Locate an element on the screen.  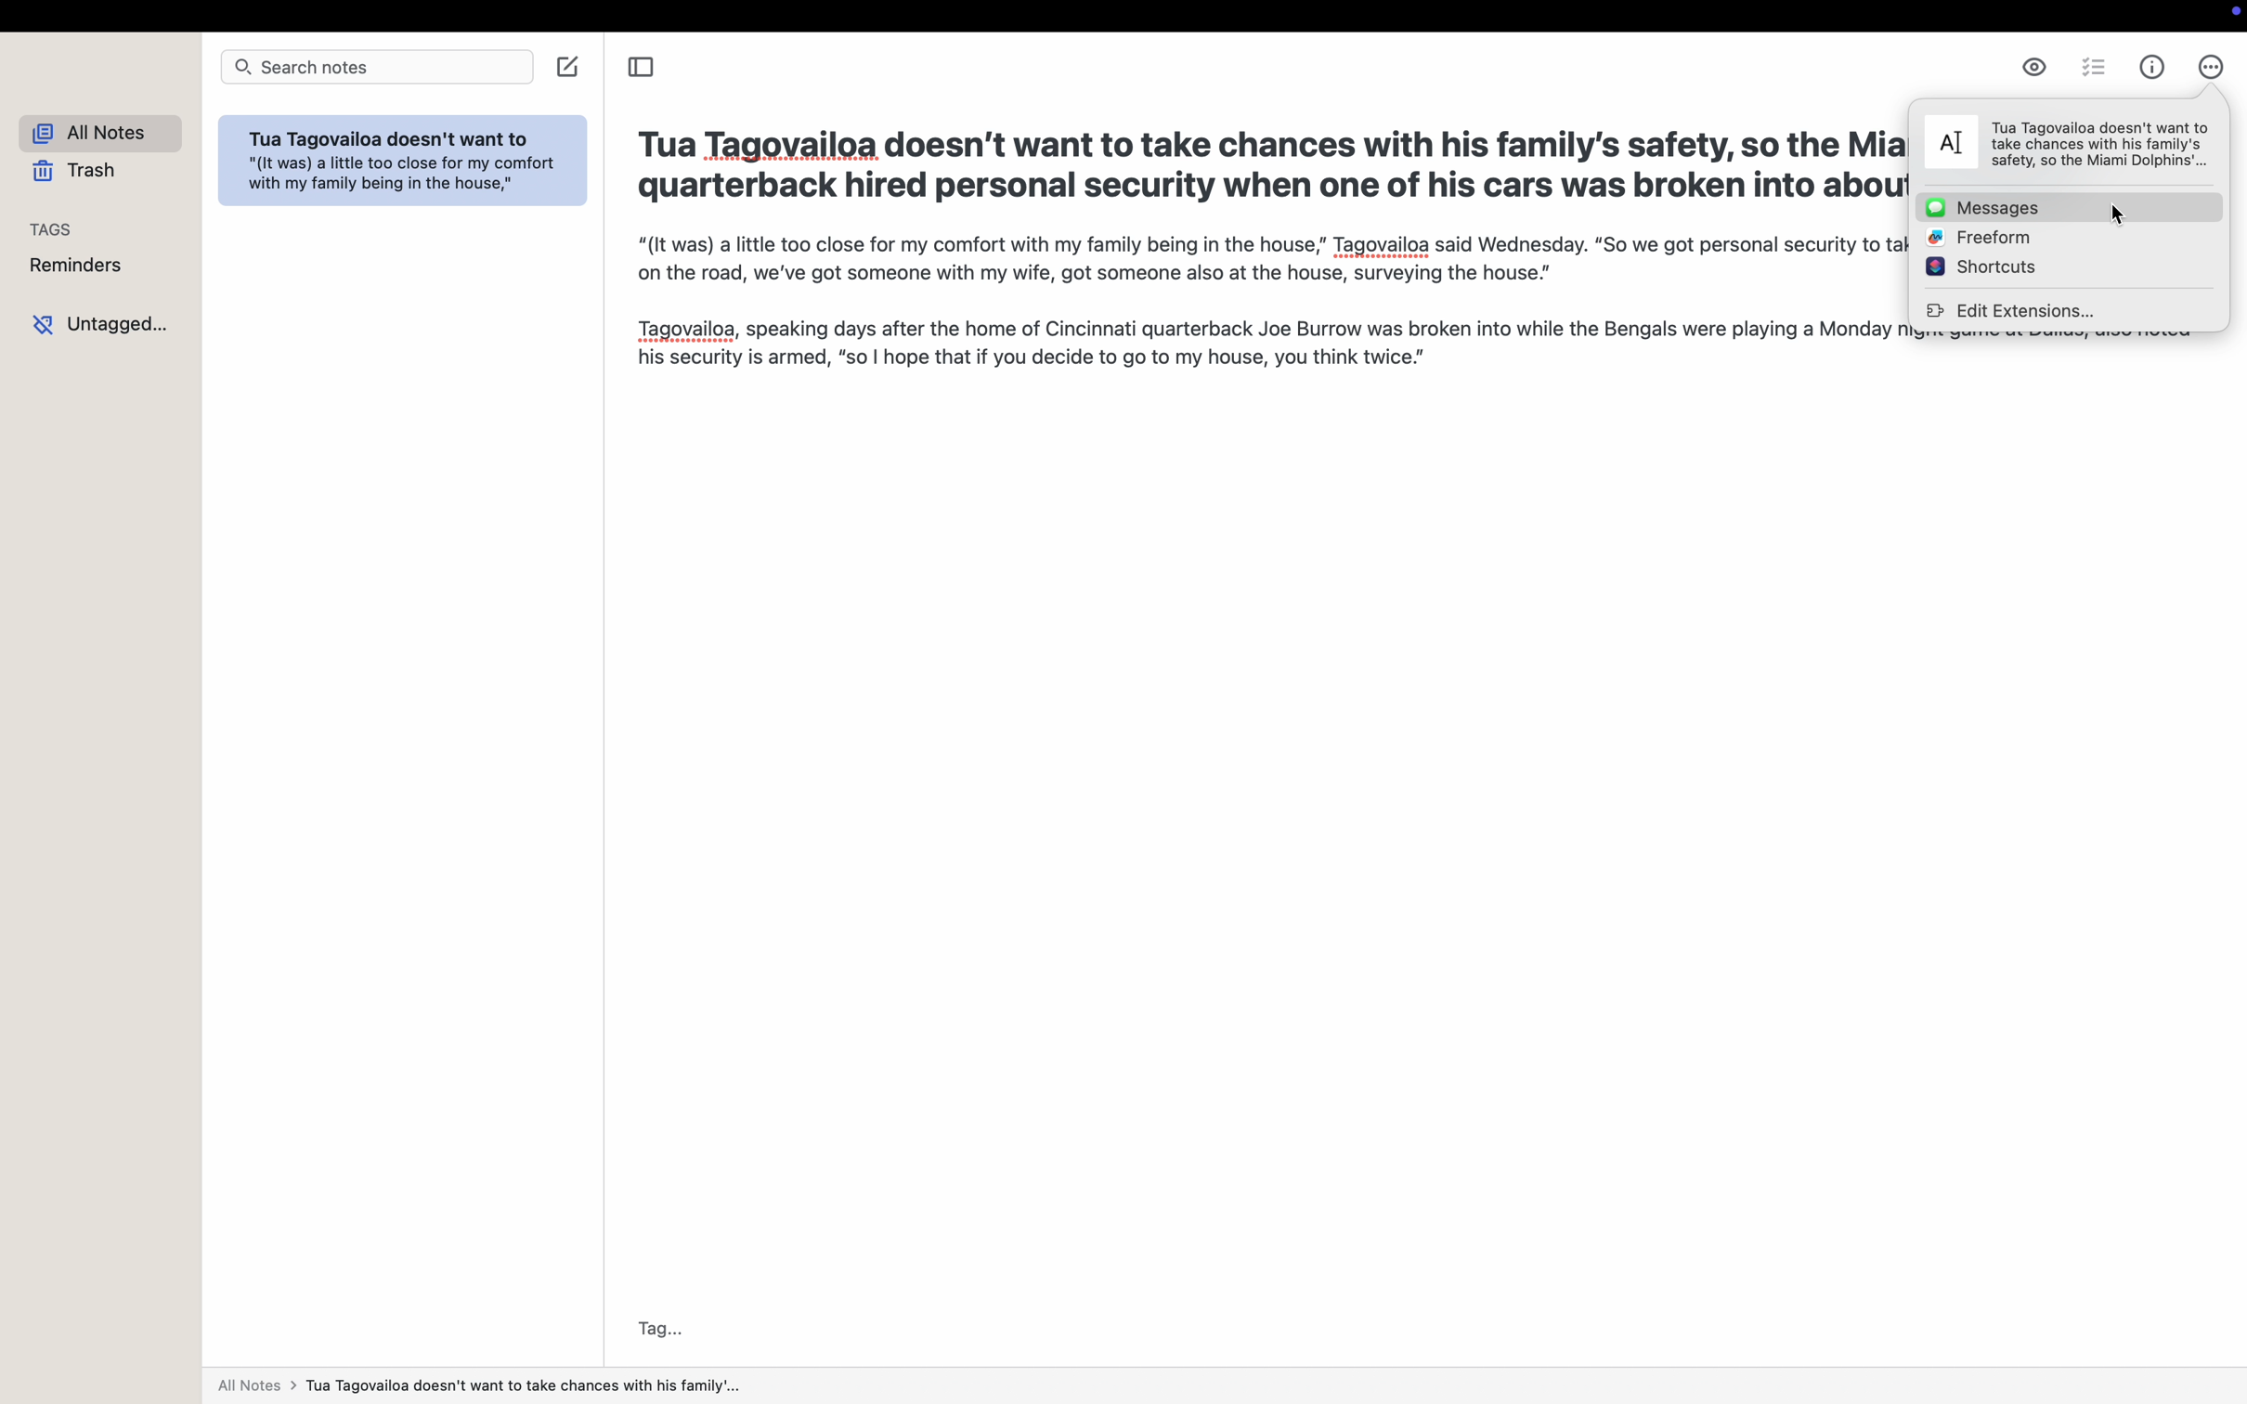
enable markdown is located at coordinates (2033, 66).